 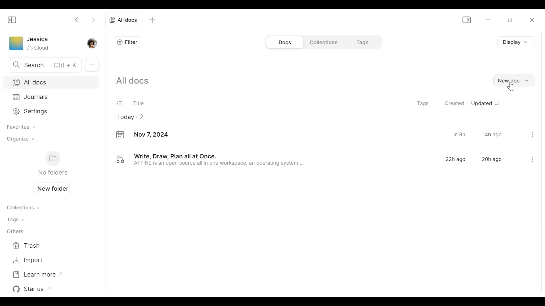 What do you see at coordinates (16, 44) in the screenshot?
I see `Workspace` at bounding box center [16, 44].